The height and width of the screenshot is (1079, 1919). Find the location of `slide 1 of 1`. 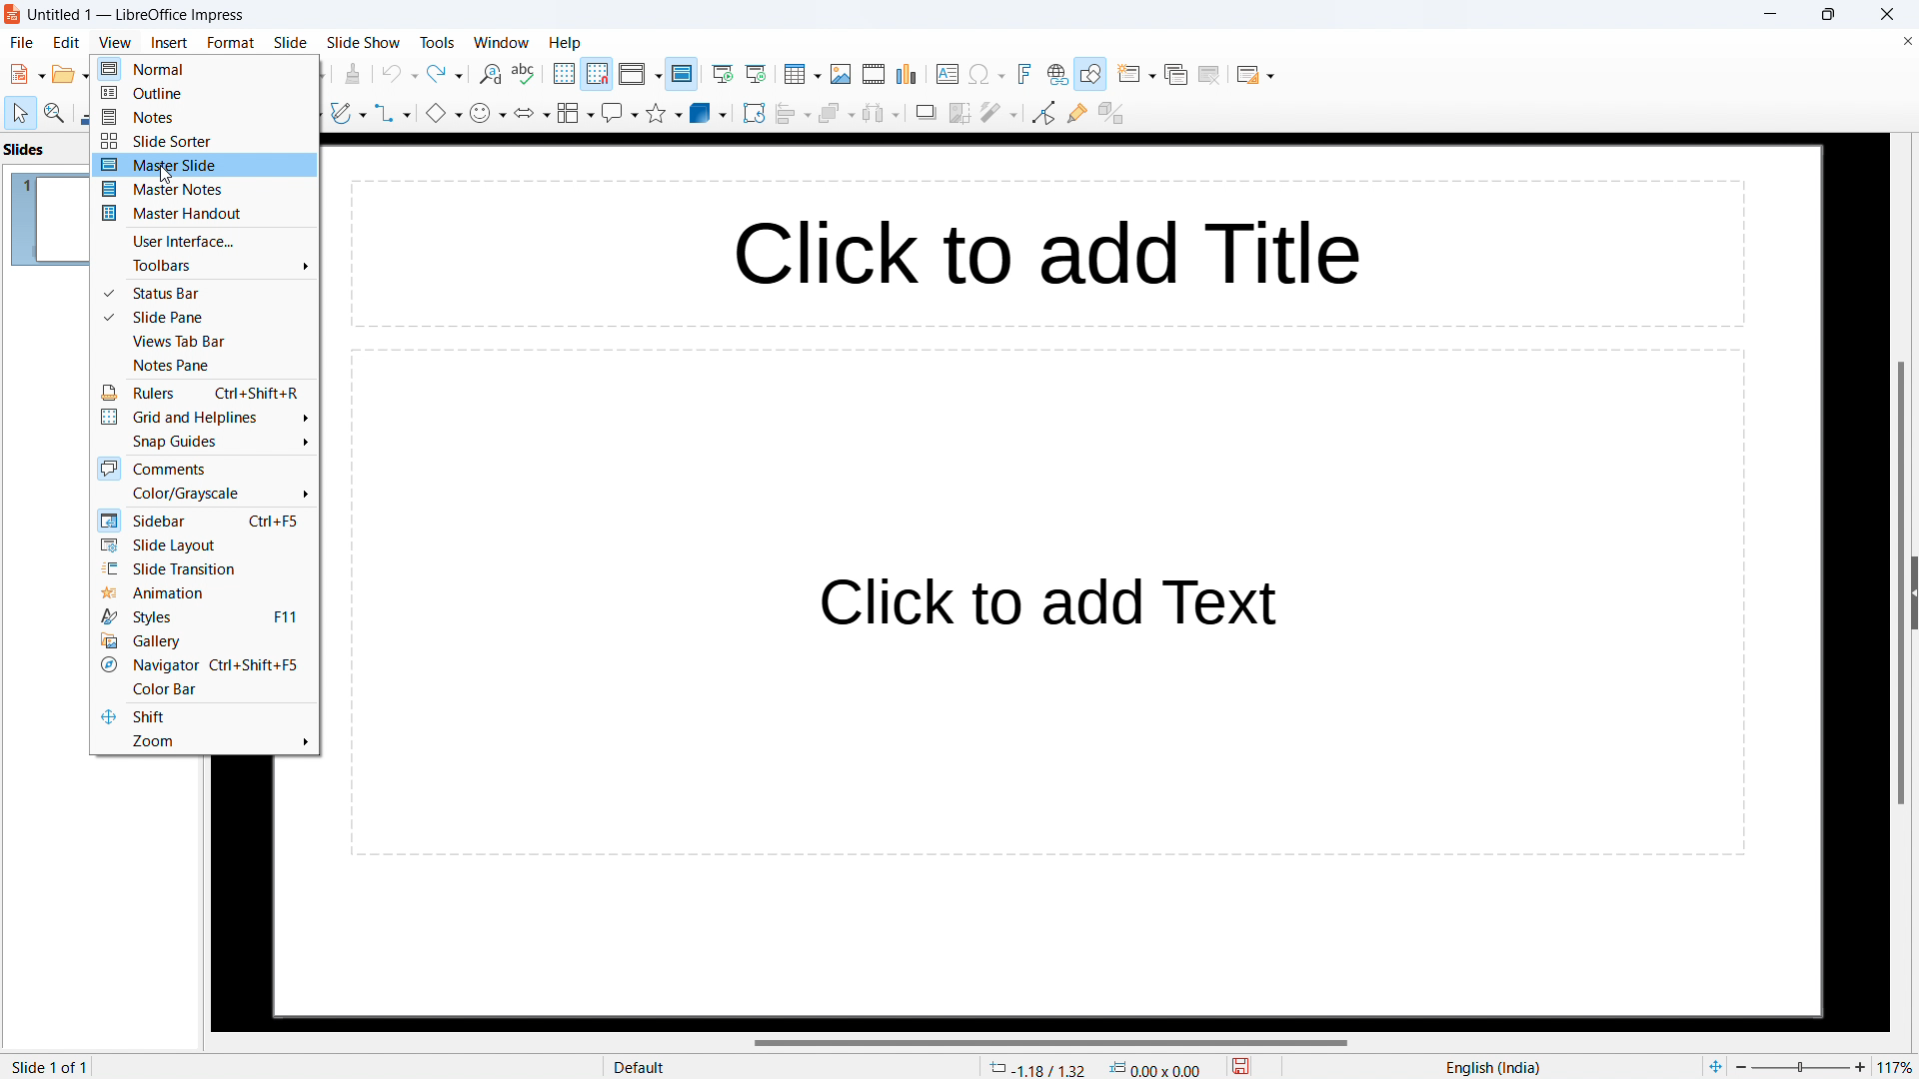

slide 1 of 1 is located at coordinates (49, 1067).